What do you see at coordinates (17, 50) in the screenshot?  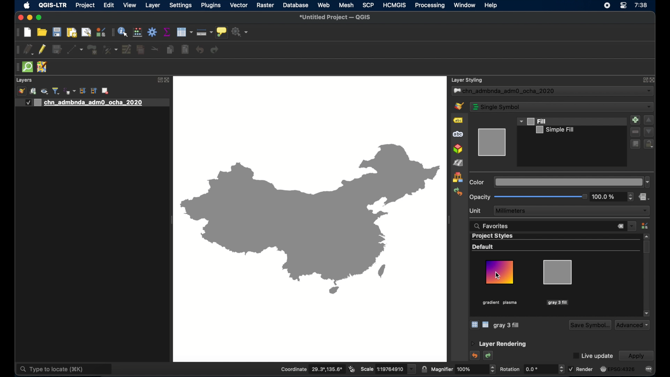 I see `drag handle` at bounding box center [17, 50].